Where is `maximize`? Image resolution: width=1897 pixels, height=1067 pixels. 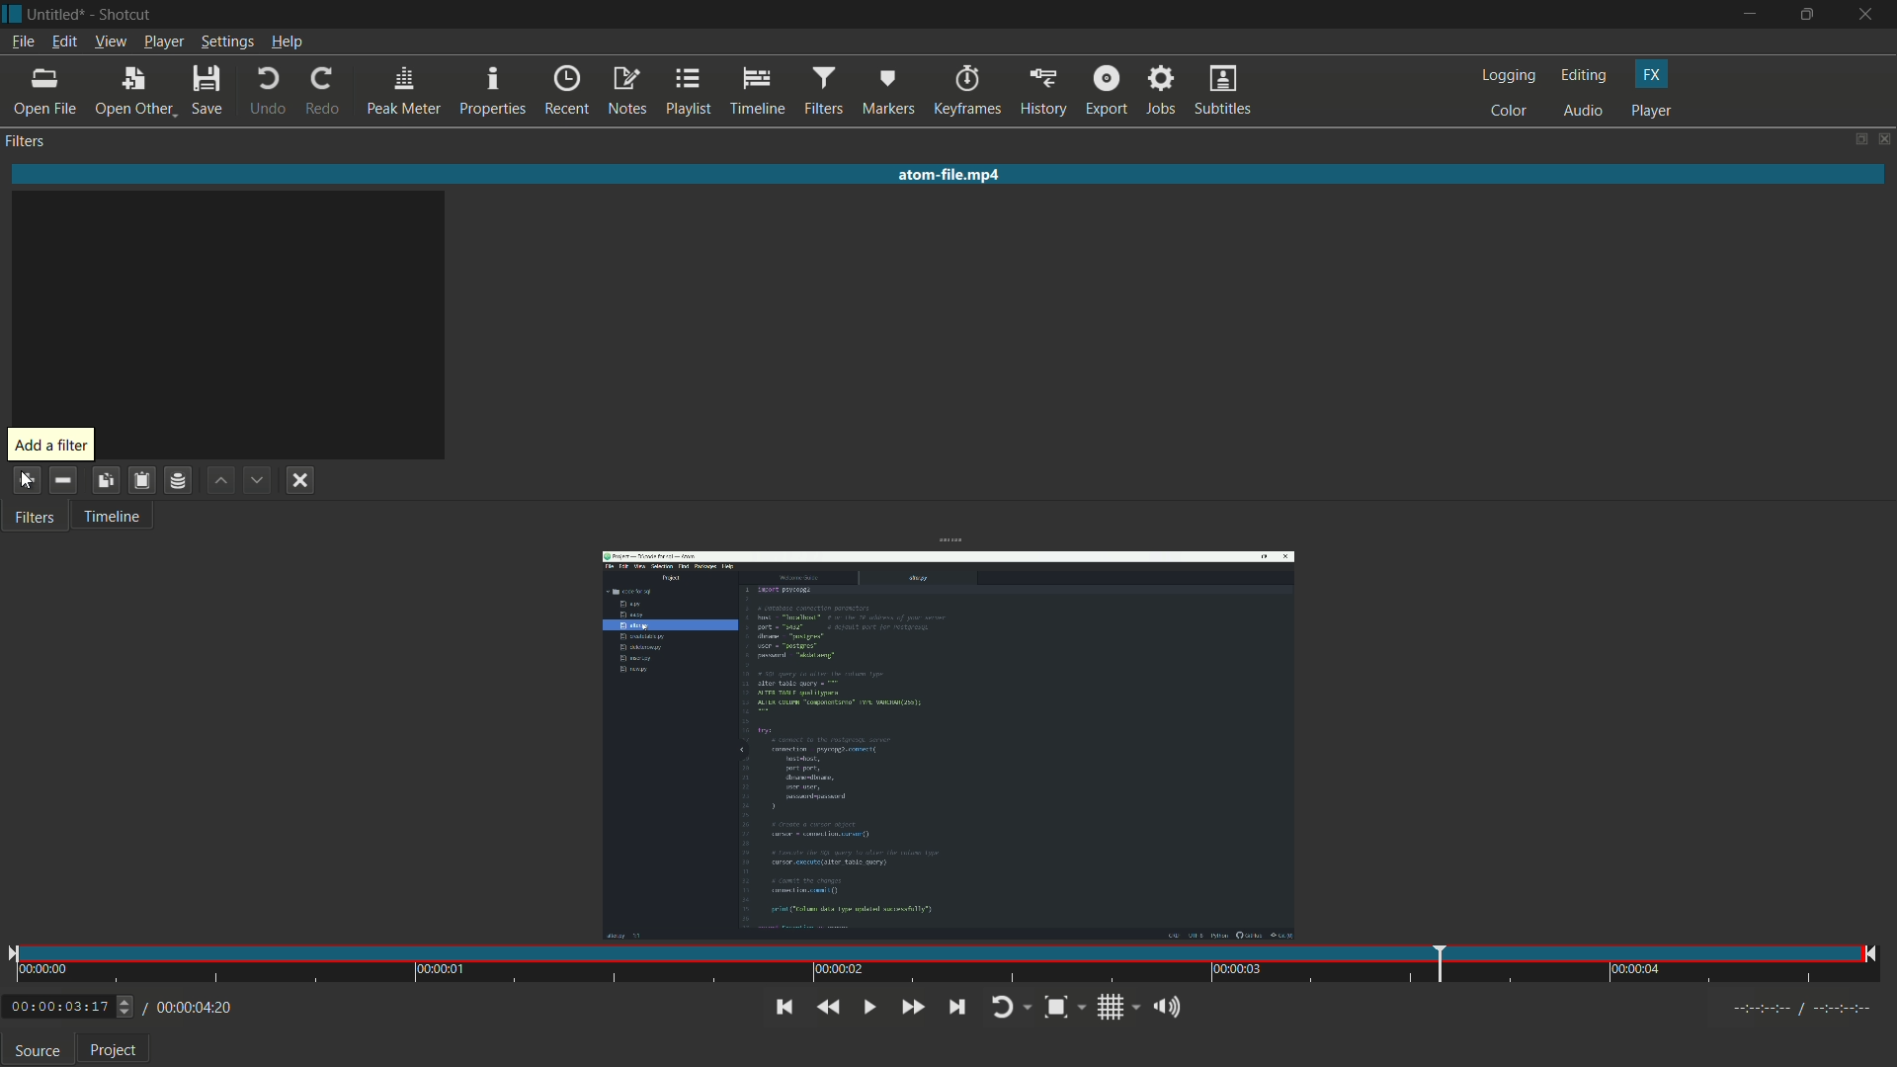
maximize is located at coordinates (1812, 15).